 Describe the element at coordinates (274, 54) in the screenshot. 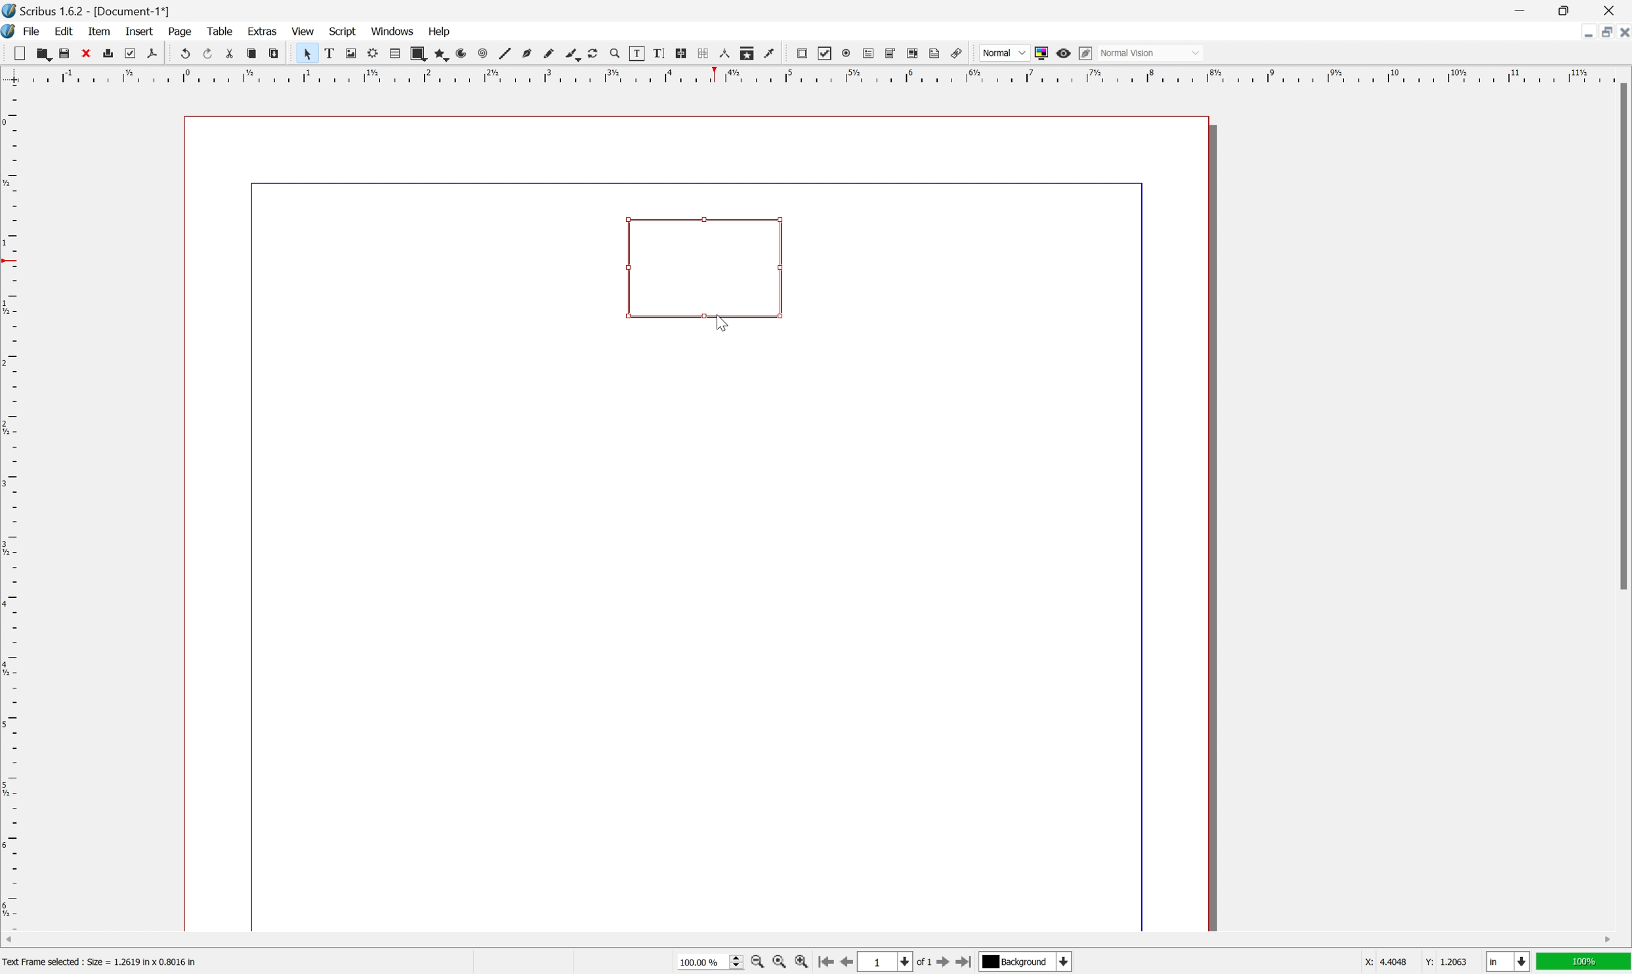

I see `paste` at that location.